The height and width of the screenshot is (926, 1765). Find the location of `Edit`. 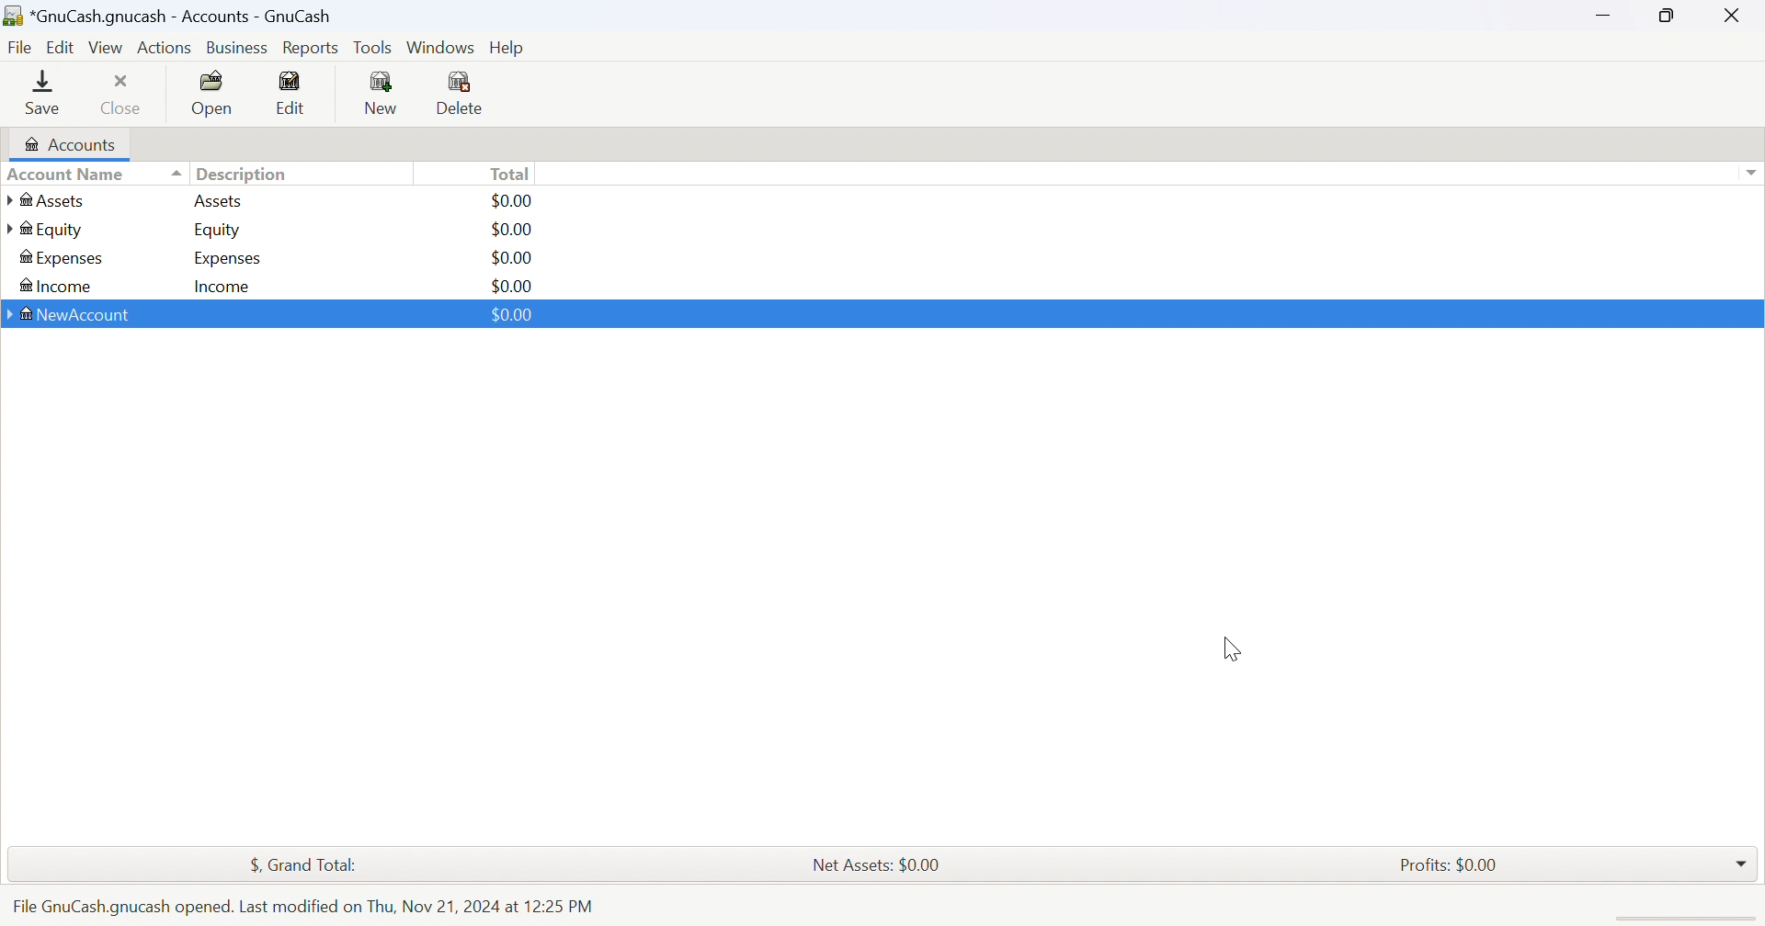

Edit is located at coordinates (291, 92).